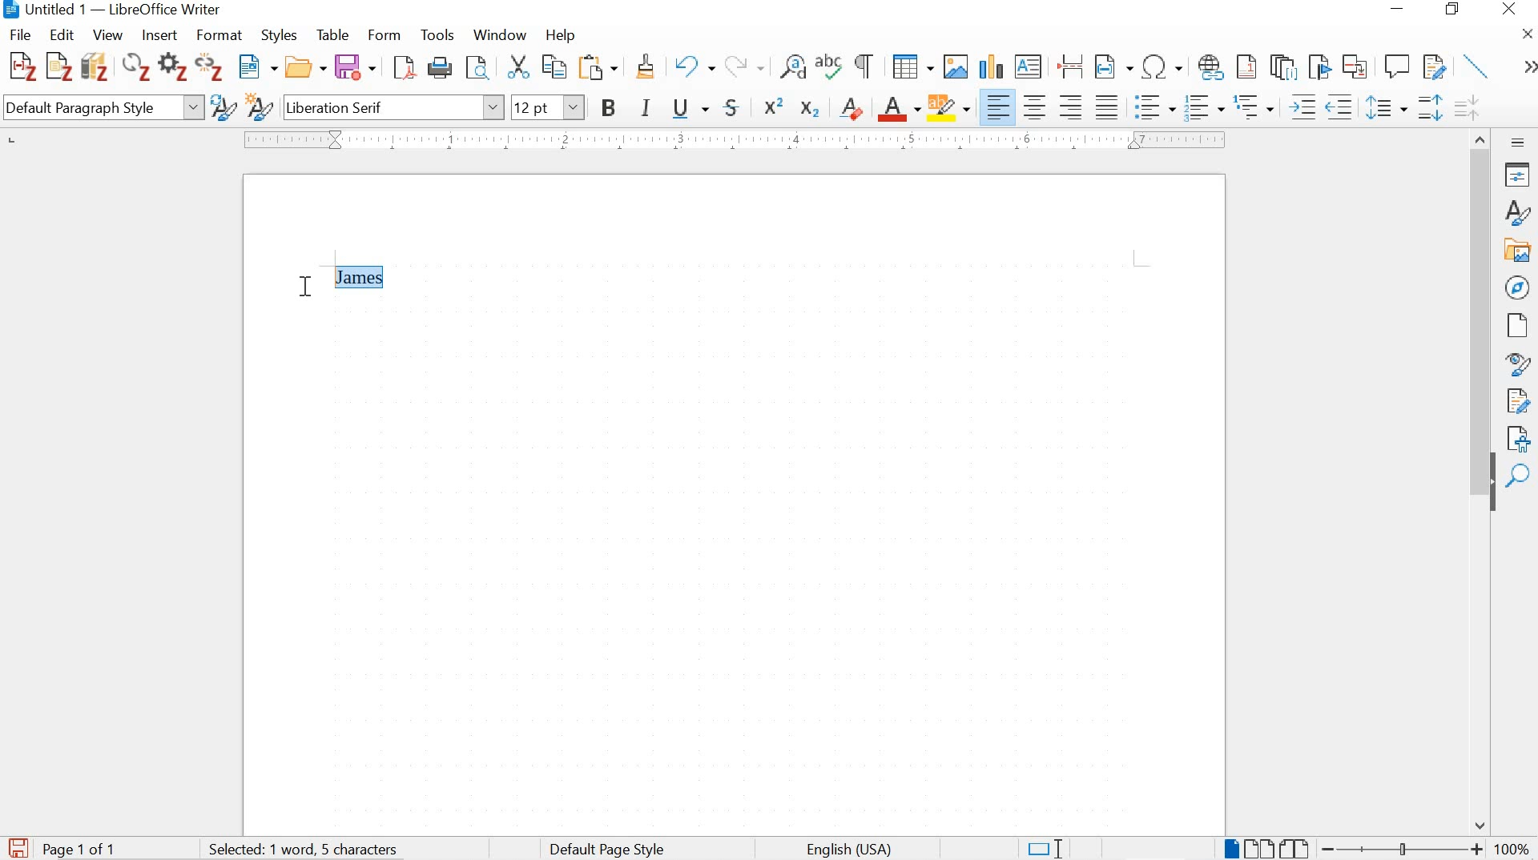  What do you see at coordinates (1163, 67) in the screenshot?
I see `insert special characters` at bounding box center [1163, 67].